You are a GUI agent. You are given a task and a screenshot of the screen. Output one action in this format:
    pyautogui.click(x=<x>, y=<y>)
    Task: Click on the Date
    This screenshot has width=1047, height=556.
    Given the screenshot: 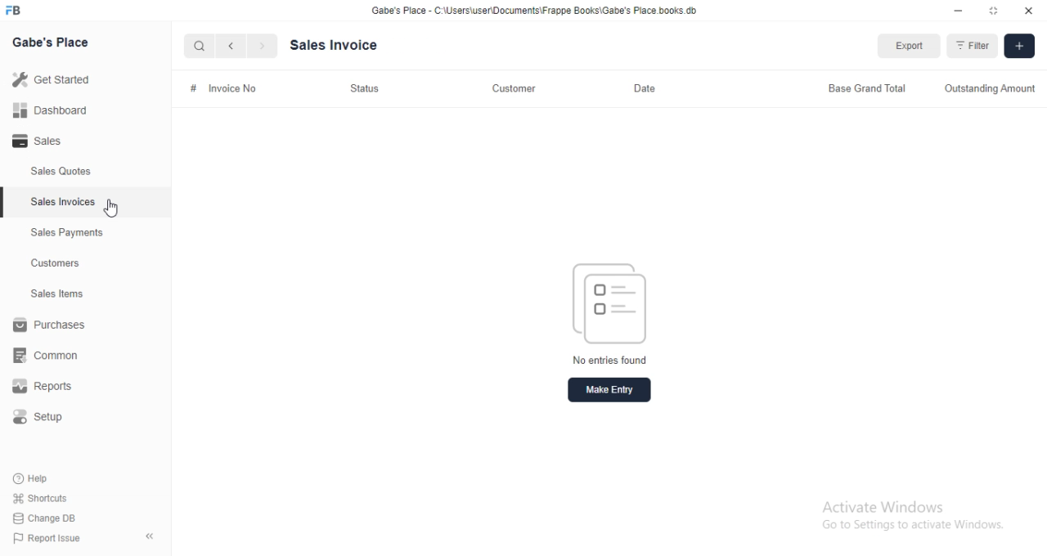 What is the action you would take?
    pyautogui.click(x=645, y=89)
    